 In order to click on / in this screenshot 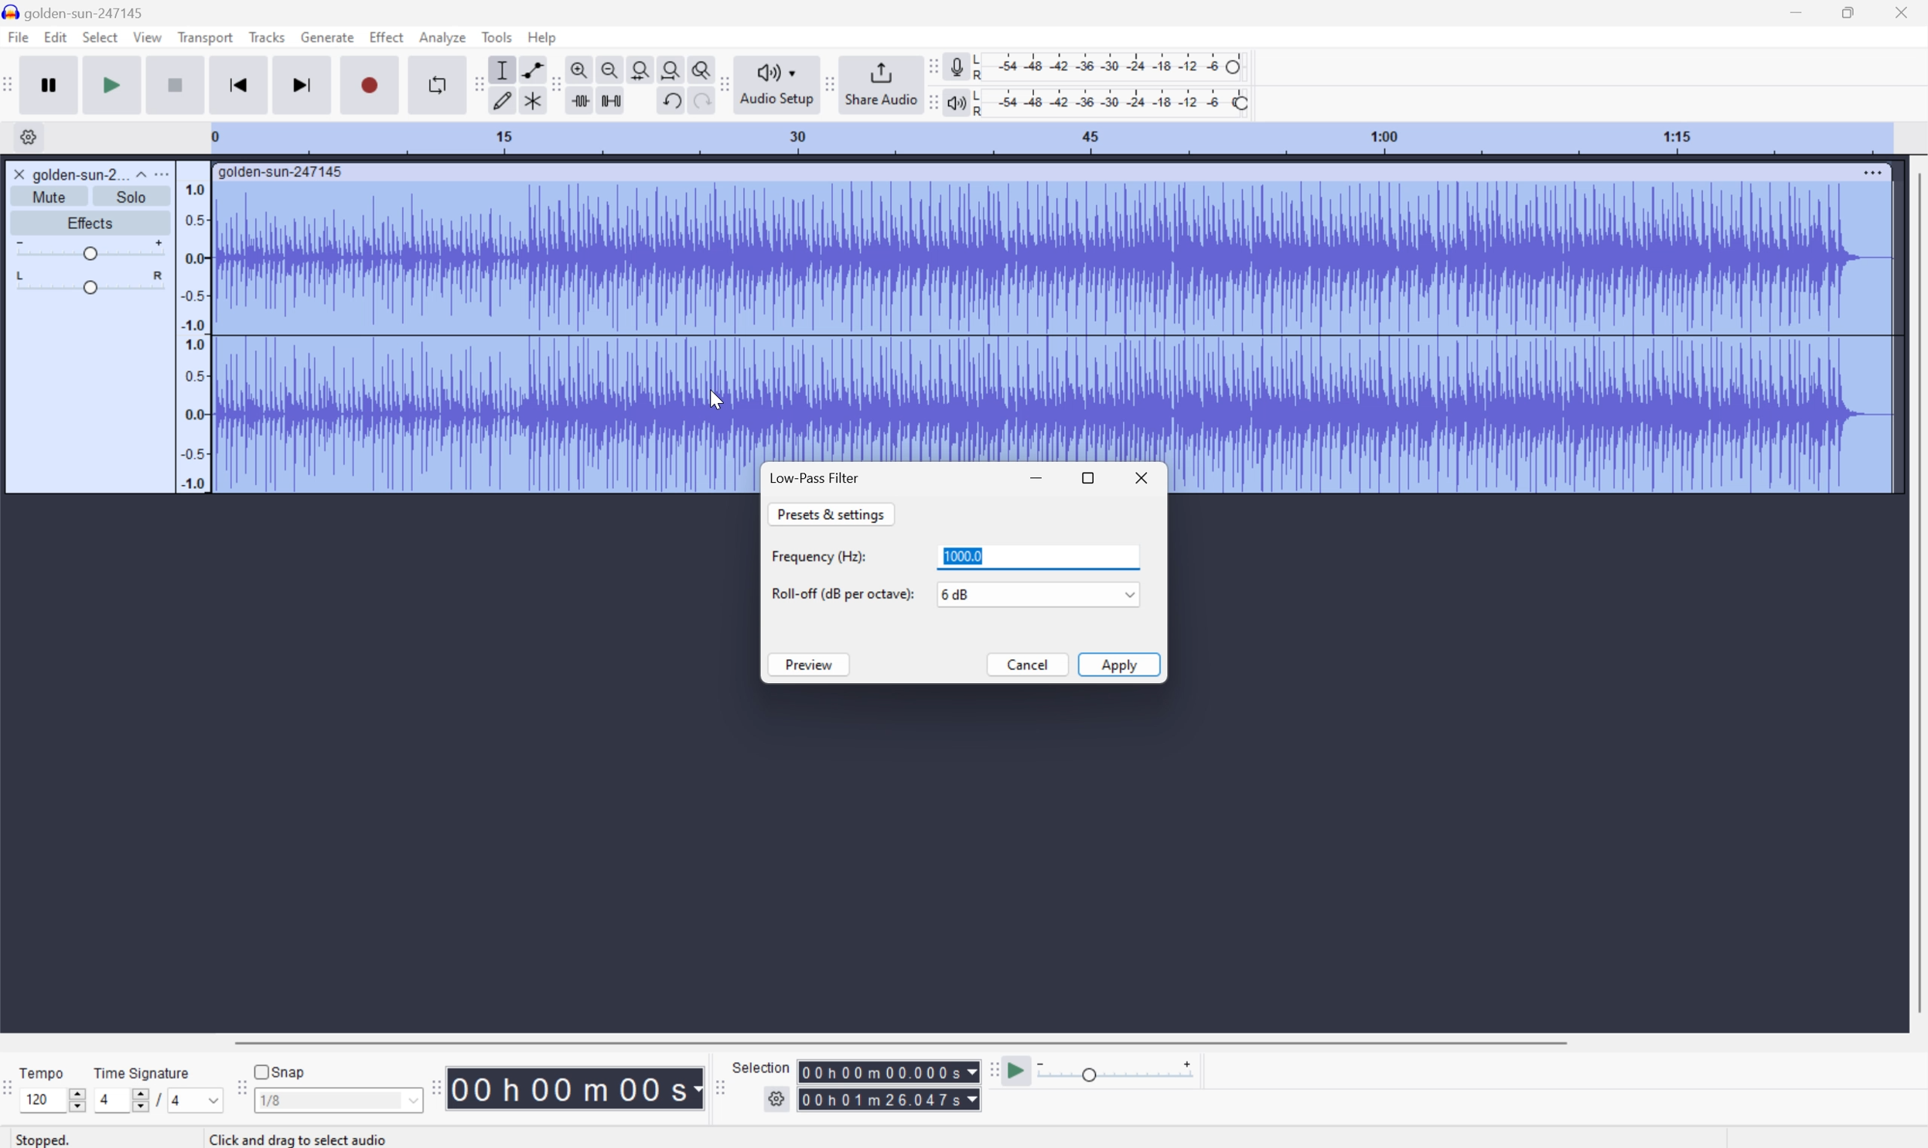, I will do `click(158, 1099)`.